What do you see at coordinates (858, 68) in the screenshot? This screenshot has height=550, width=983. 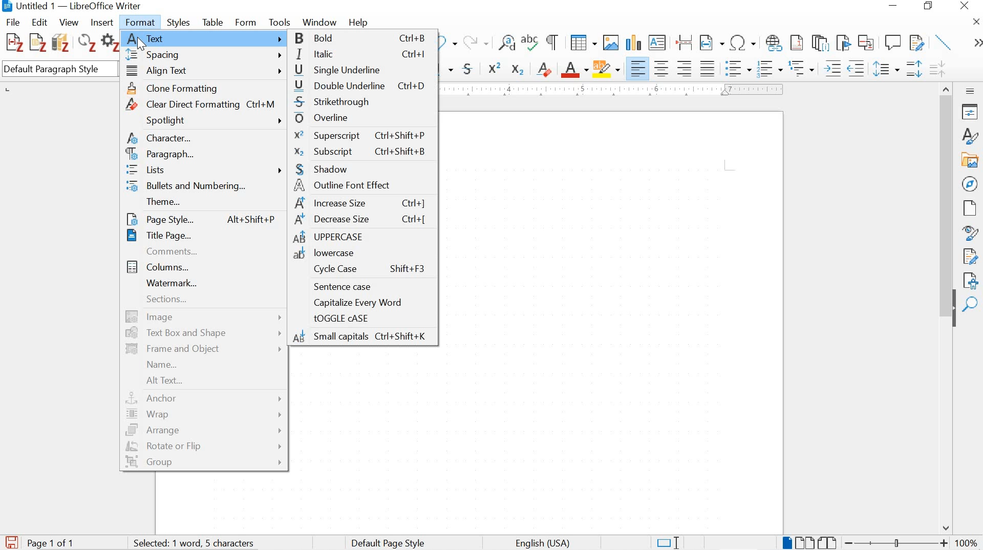 I see `decrease indent` at bounding box center [858, 68].